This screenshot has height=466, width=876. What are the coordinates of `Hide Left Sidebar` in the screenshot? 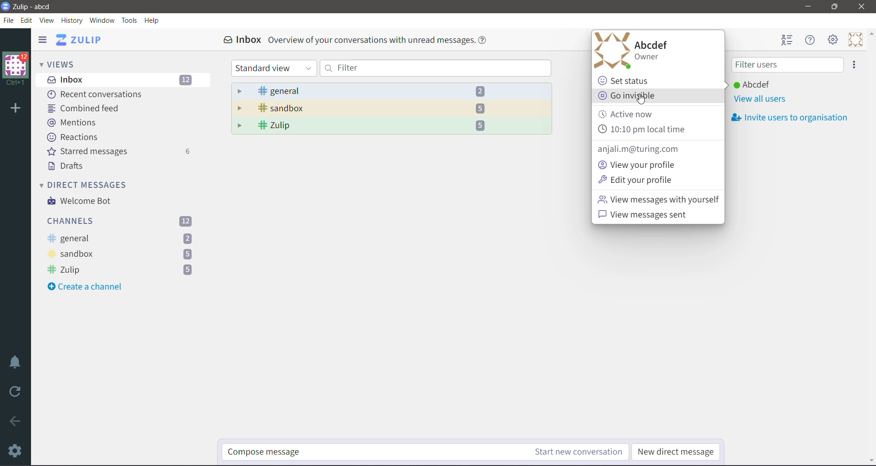 It's located at (42, 40).